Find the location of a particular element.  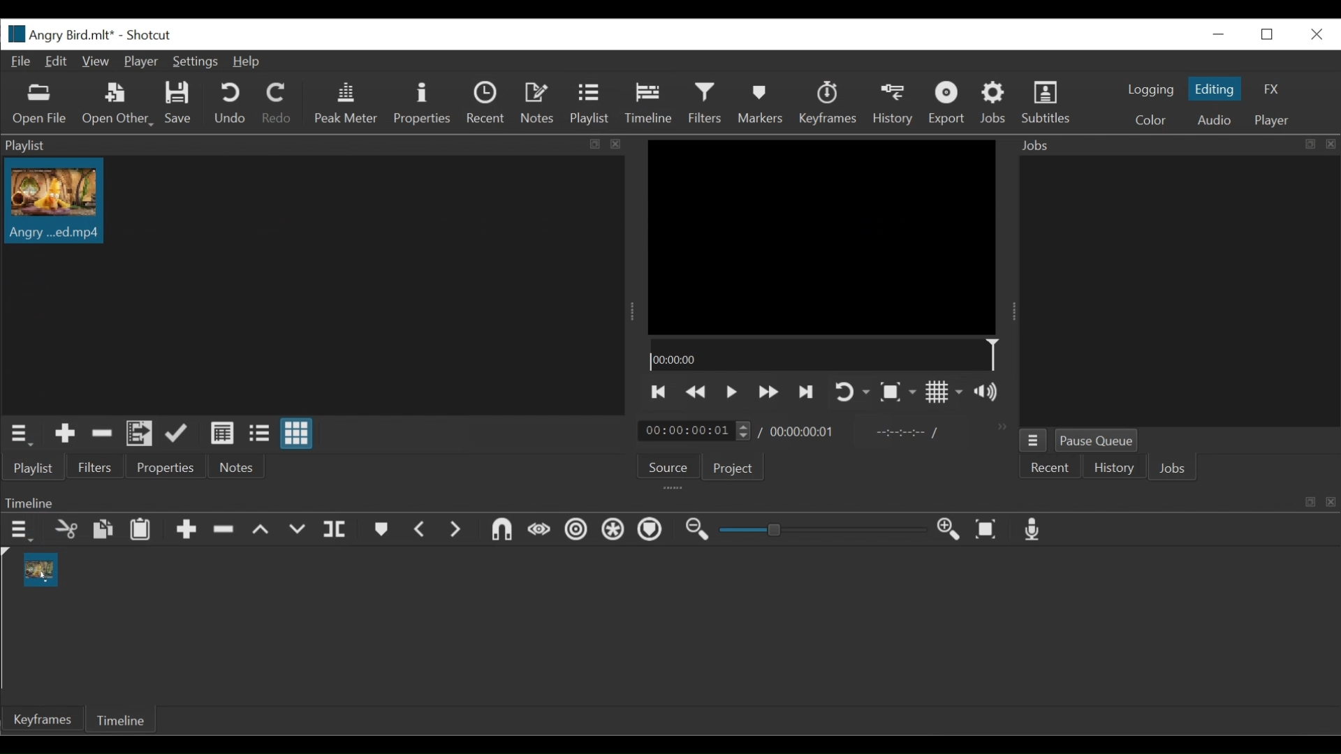

Source is located at coordinates (665, 464).